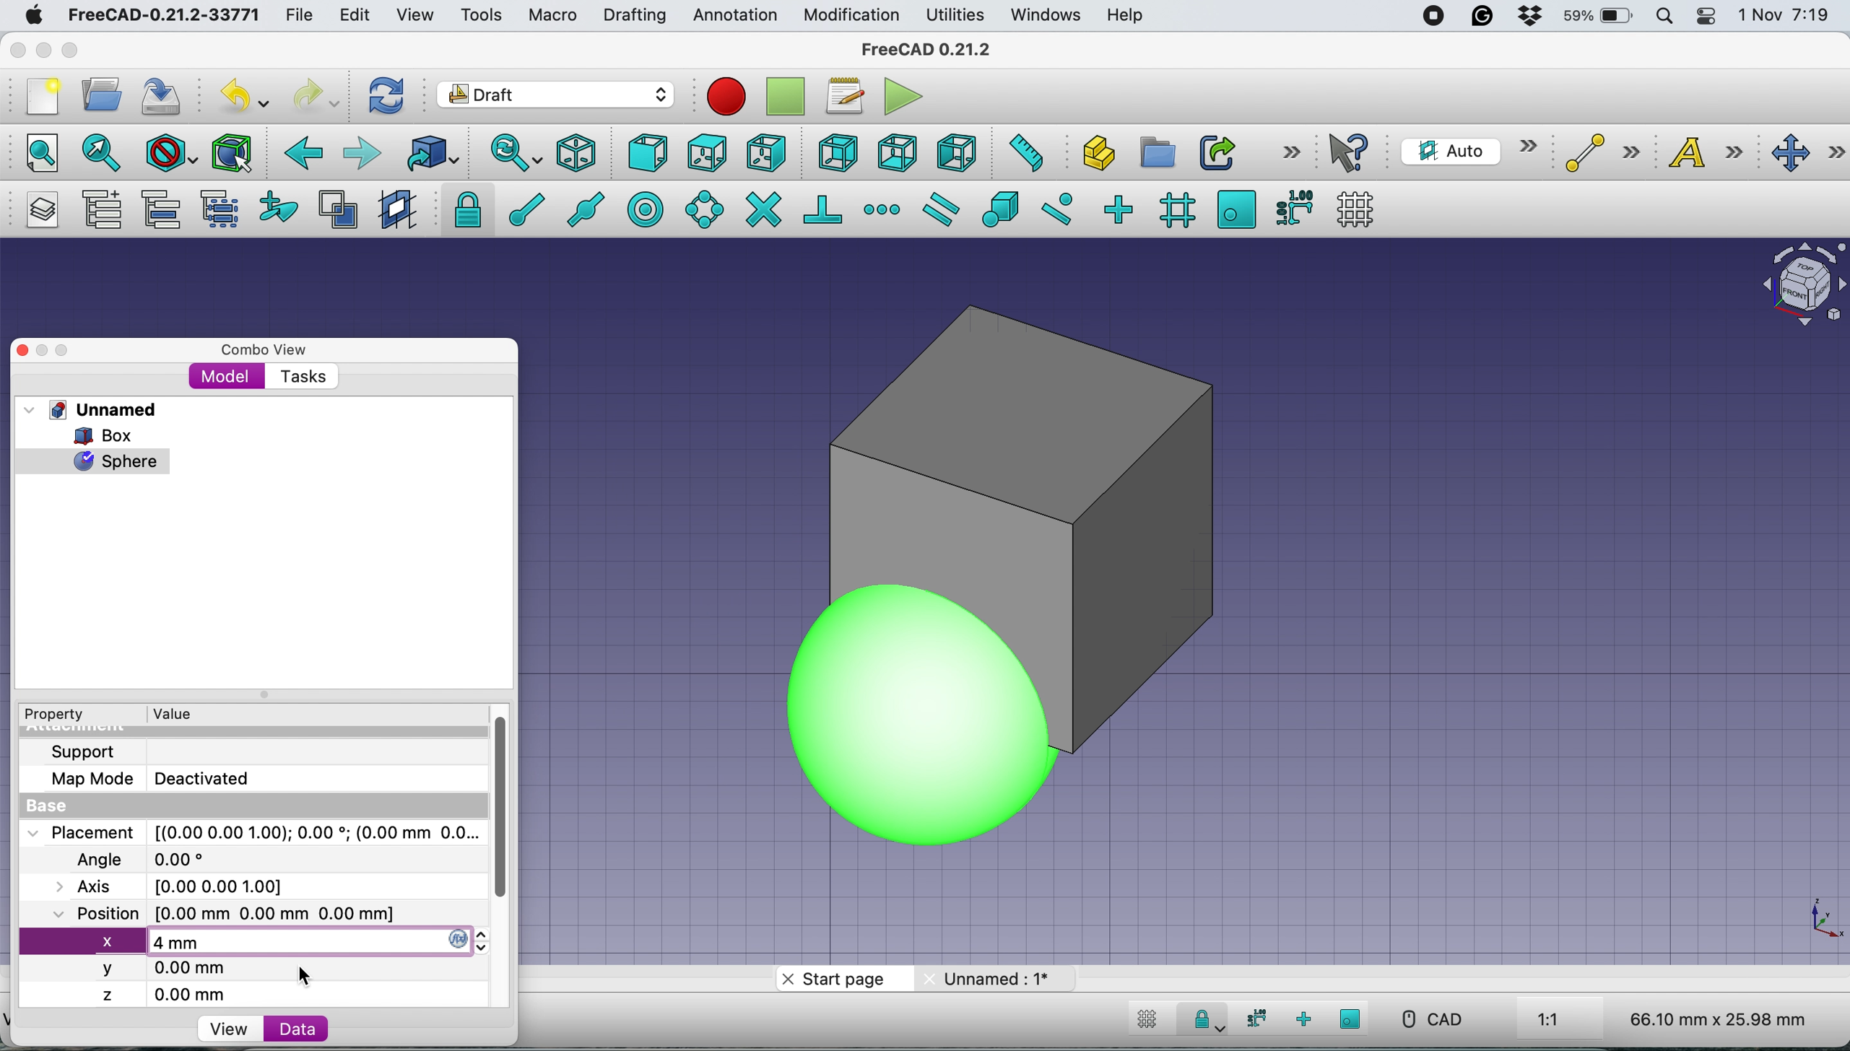  I want to click on left, so click(955, 153).